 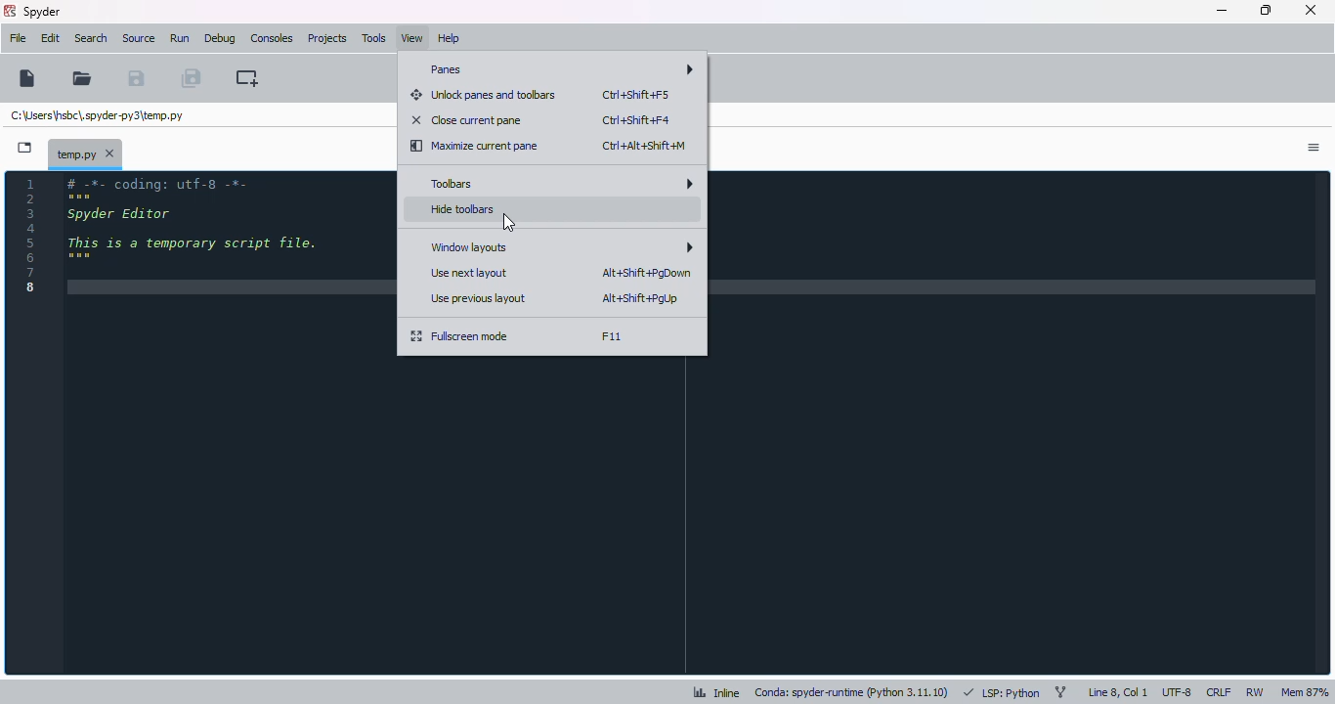 I want to click on hide toolbars, so click(x=464, y=209).